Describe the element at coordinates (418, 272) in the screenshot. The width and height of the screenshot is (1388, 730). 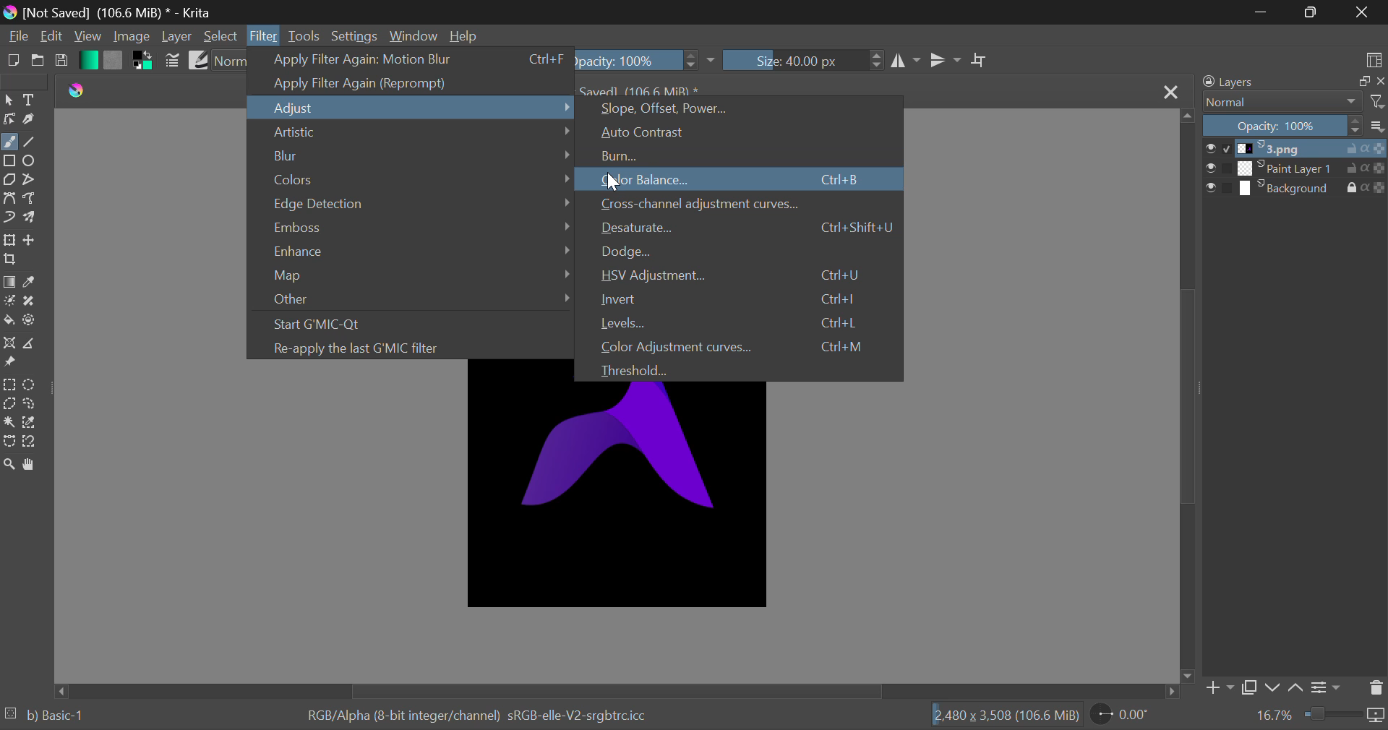
I see `Map` at that location.